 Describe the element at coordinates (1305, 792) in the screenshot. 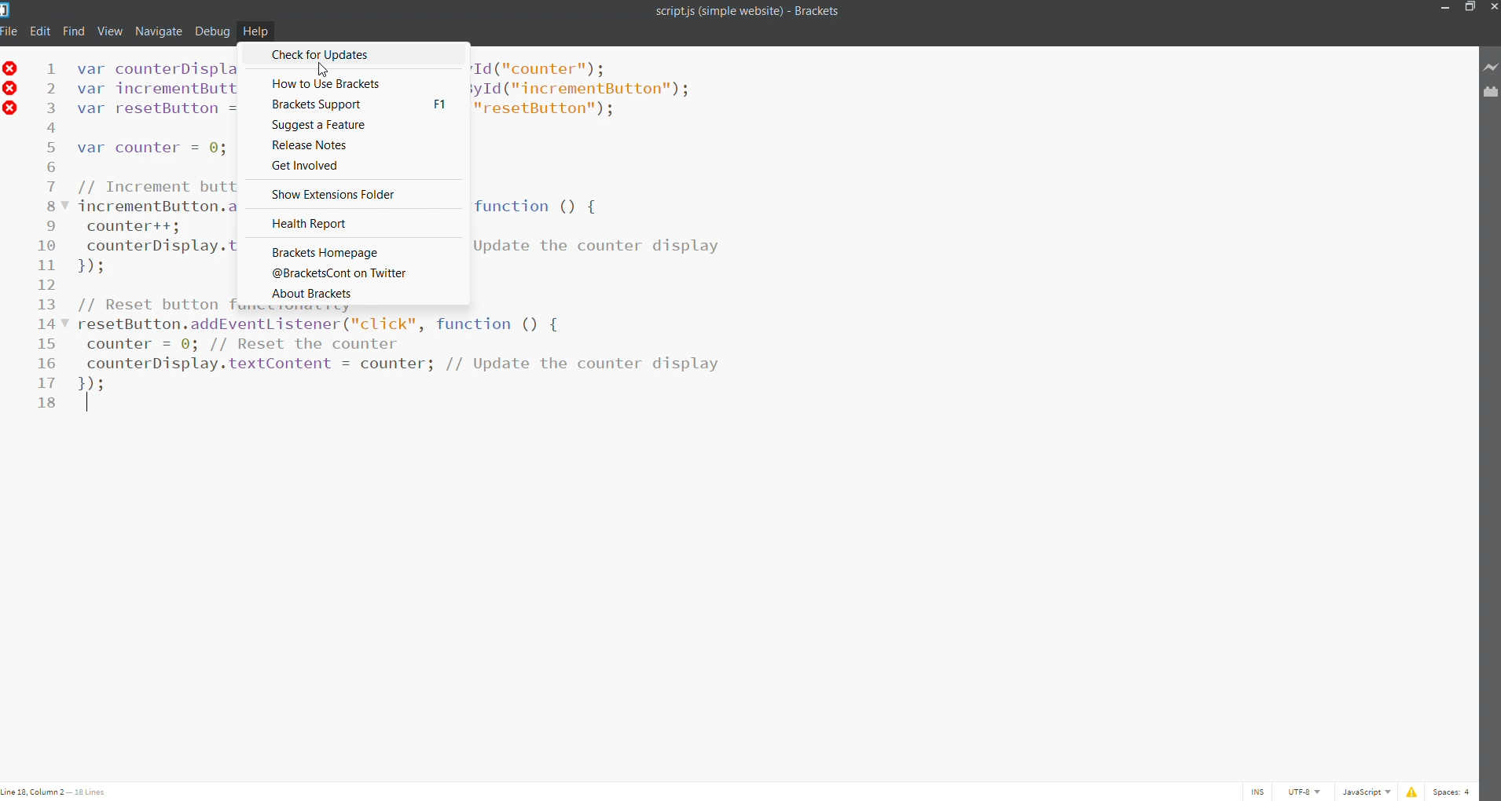

I see `encoding` at that location.